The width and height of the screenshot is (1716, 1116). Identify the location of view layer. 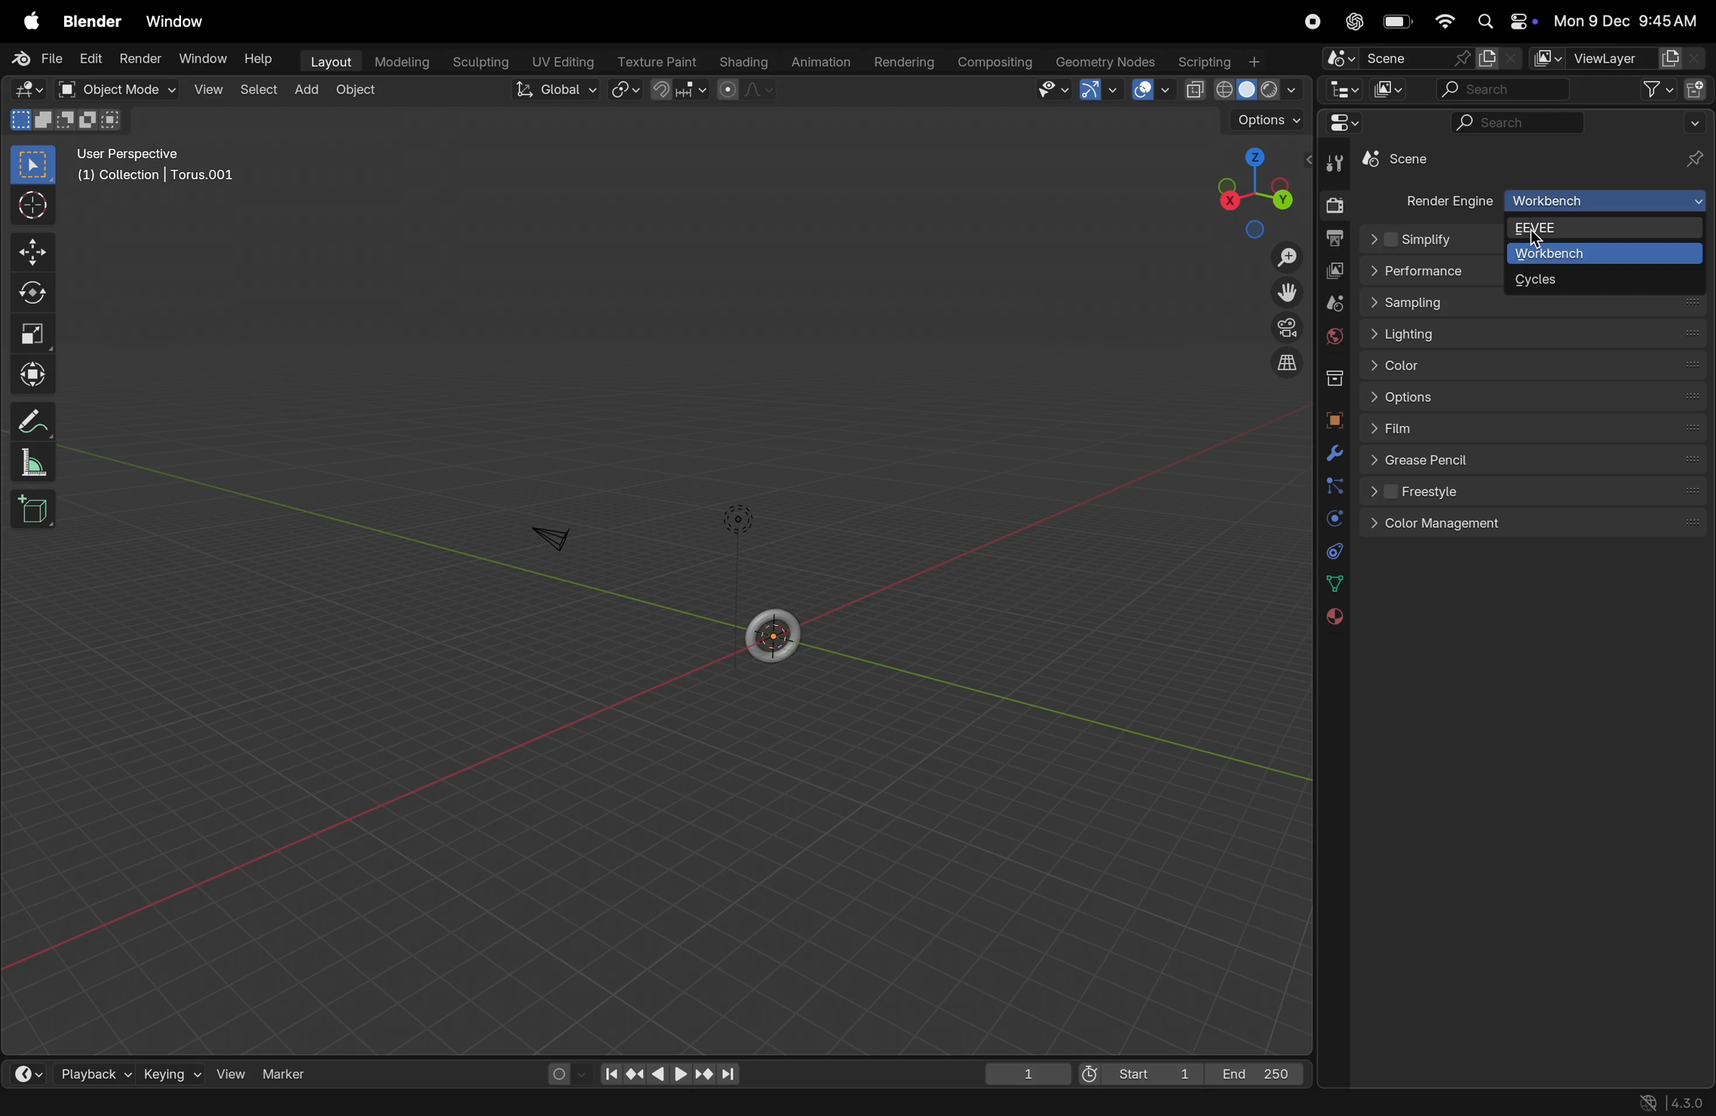
(1618, 58).